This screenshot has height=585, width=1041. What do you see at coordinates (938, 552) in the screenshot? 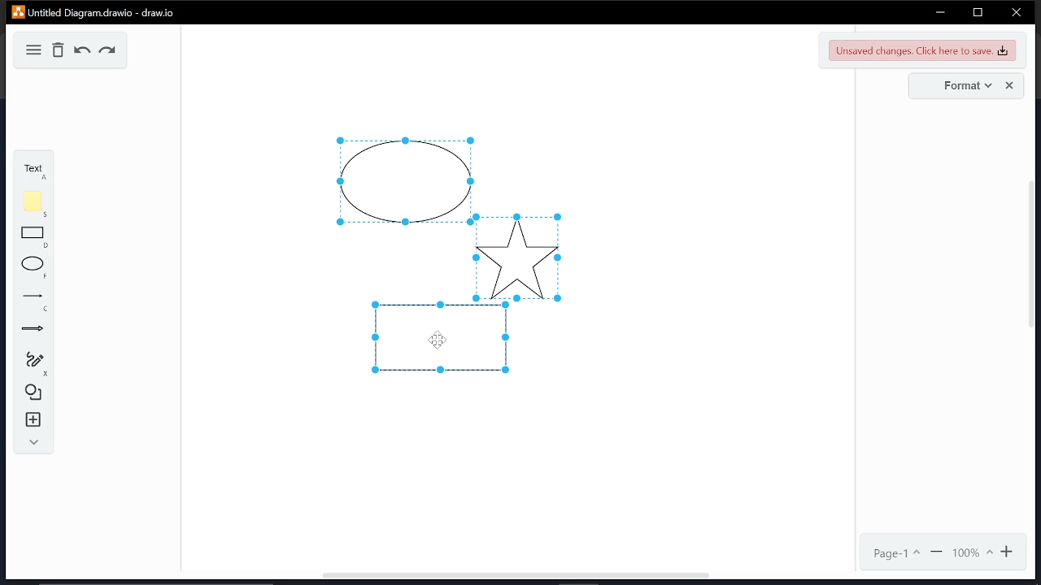
I see `zoom out` at bounding box center [938, 552].